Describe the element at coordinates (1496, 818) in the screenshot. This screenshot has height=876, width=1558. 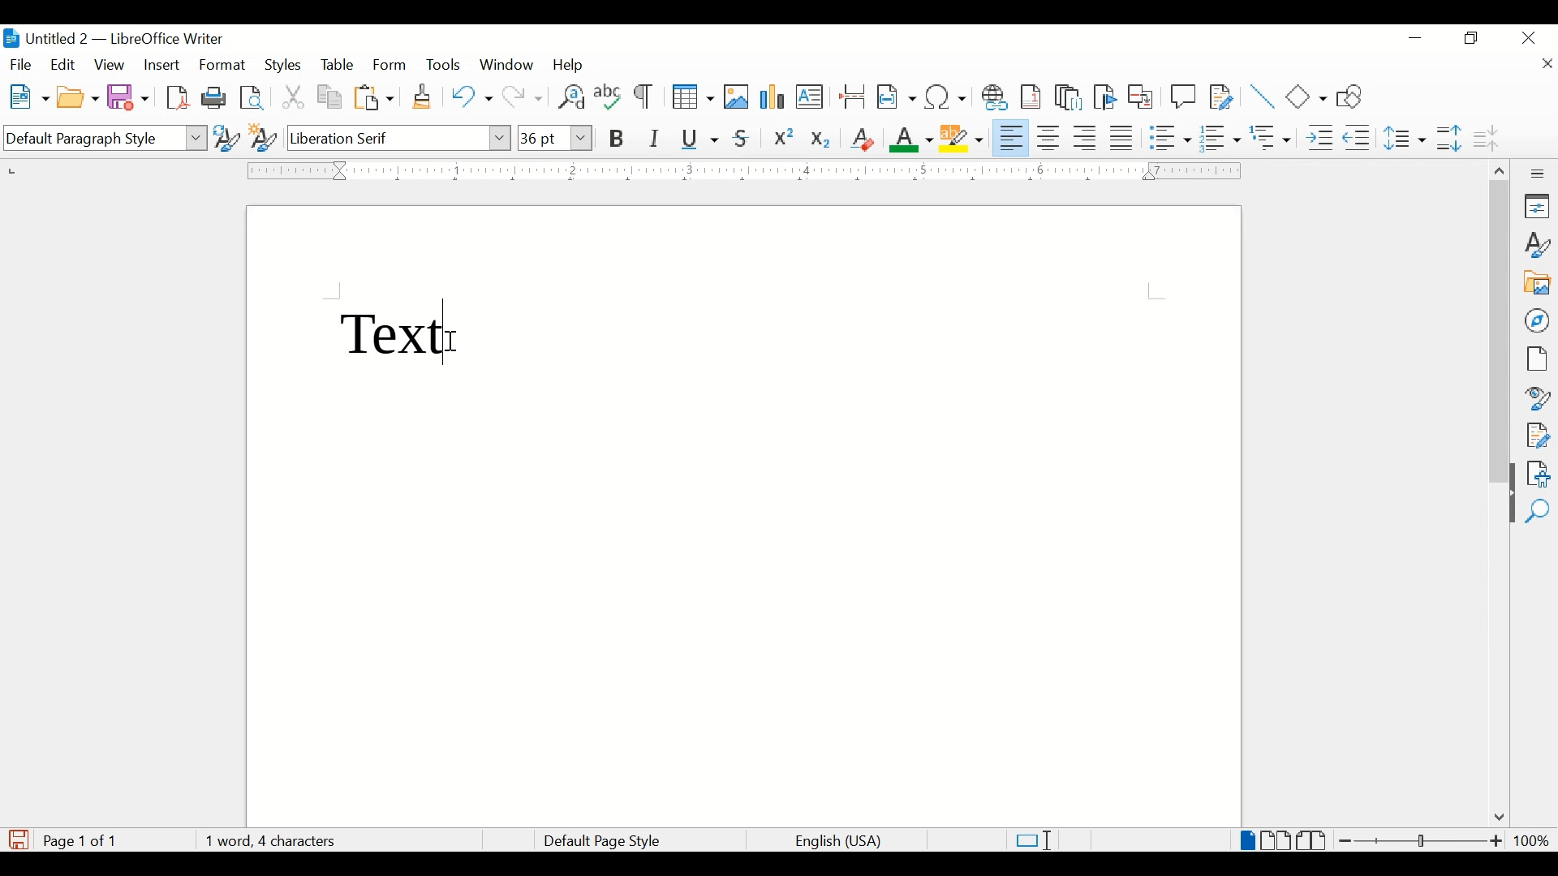
I see `scroll down arrow` at that location.